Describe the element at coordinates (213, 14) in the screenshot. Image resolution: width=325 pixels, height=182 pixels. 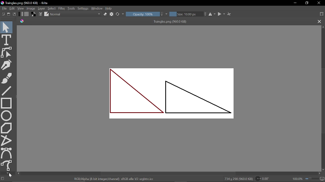
I see `Horizontal mirror tool` at that location.